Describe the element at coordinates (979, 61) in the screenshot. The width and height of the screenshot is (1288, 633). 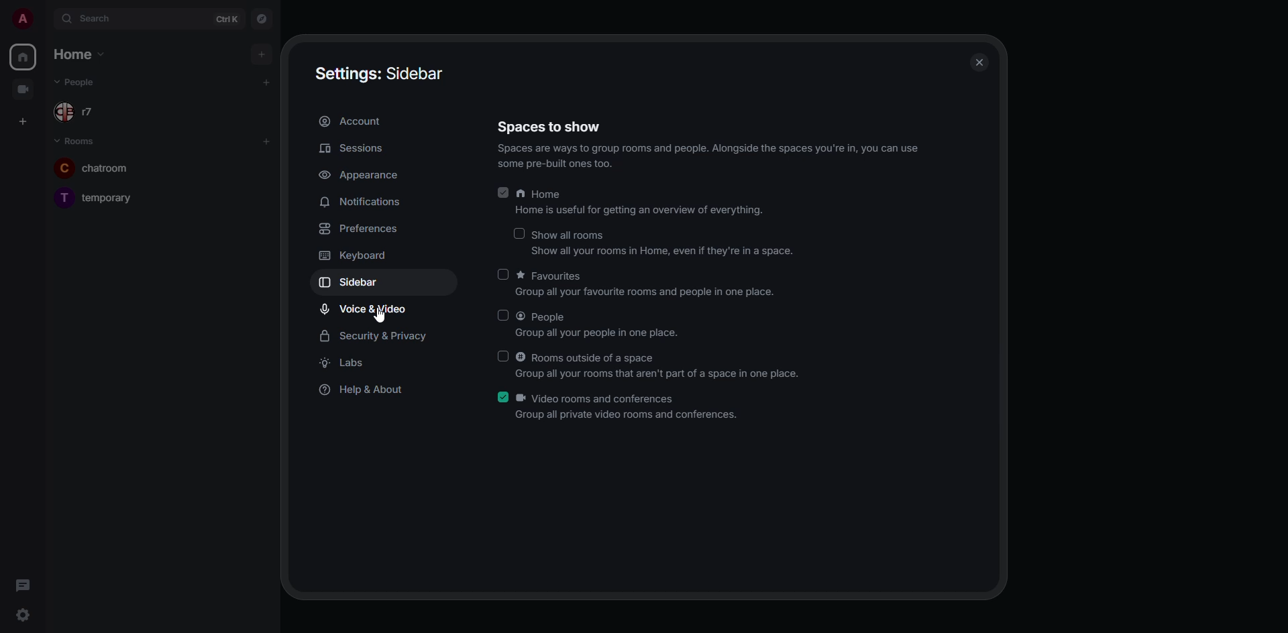
I see `close` at that location.